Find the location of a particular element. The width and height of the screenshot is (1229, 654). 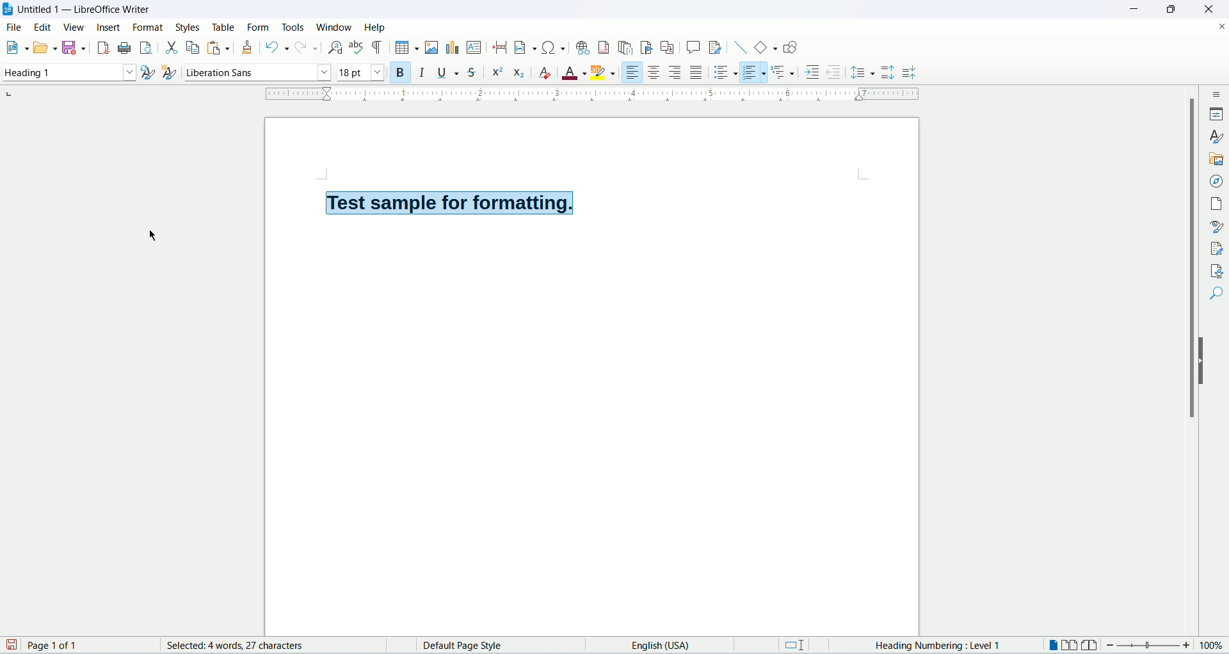

copy is located at coordinates (190, 47).